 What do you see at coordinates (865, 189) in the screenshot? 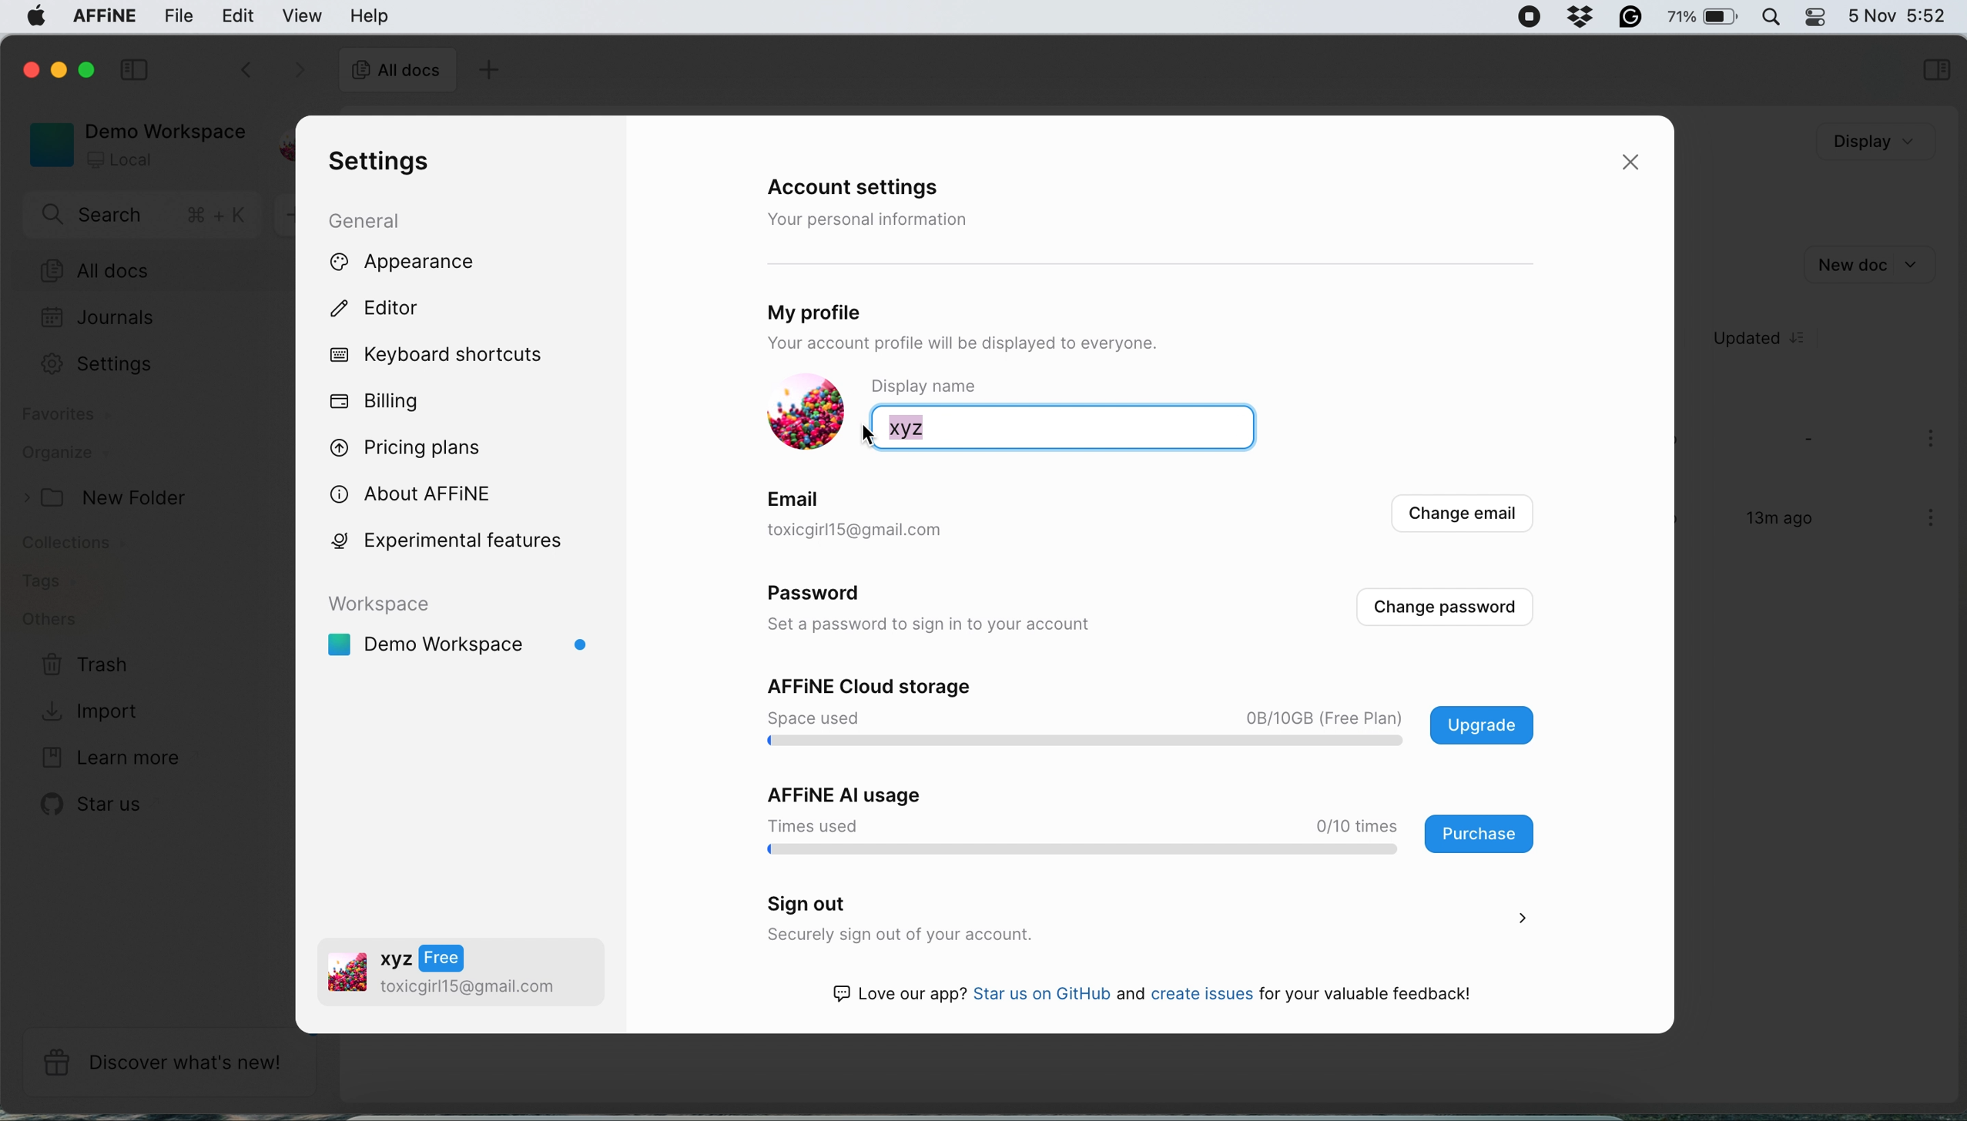
I see `account settings` at bounding box center [865, 189].